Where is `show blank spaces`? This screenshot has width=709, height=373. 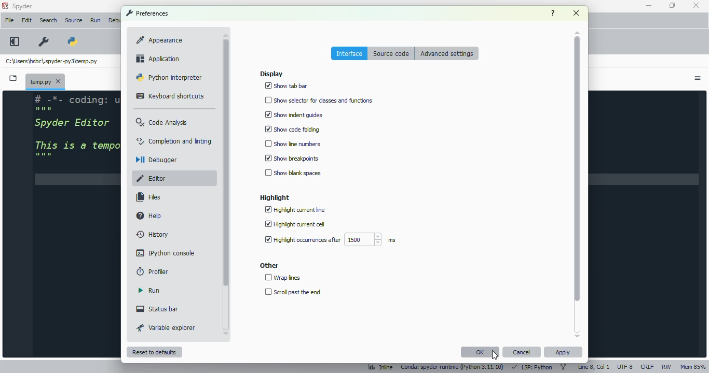 show blank spaces is located at coordinates (294, 173).